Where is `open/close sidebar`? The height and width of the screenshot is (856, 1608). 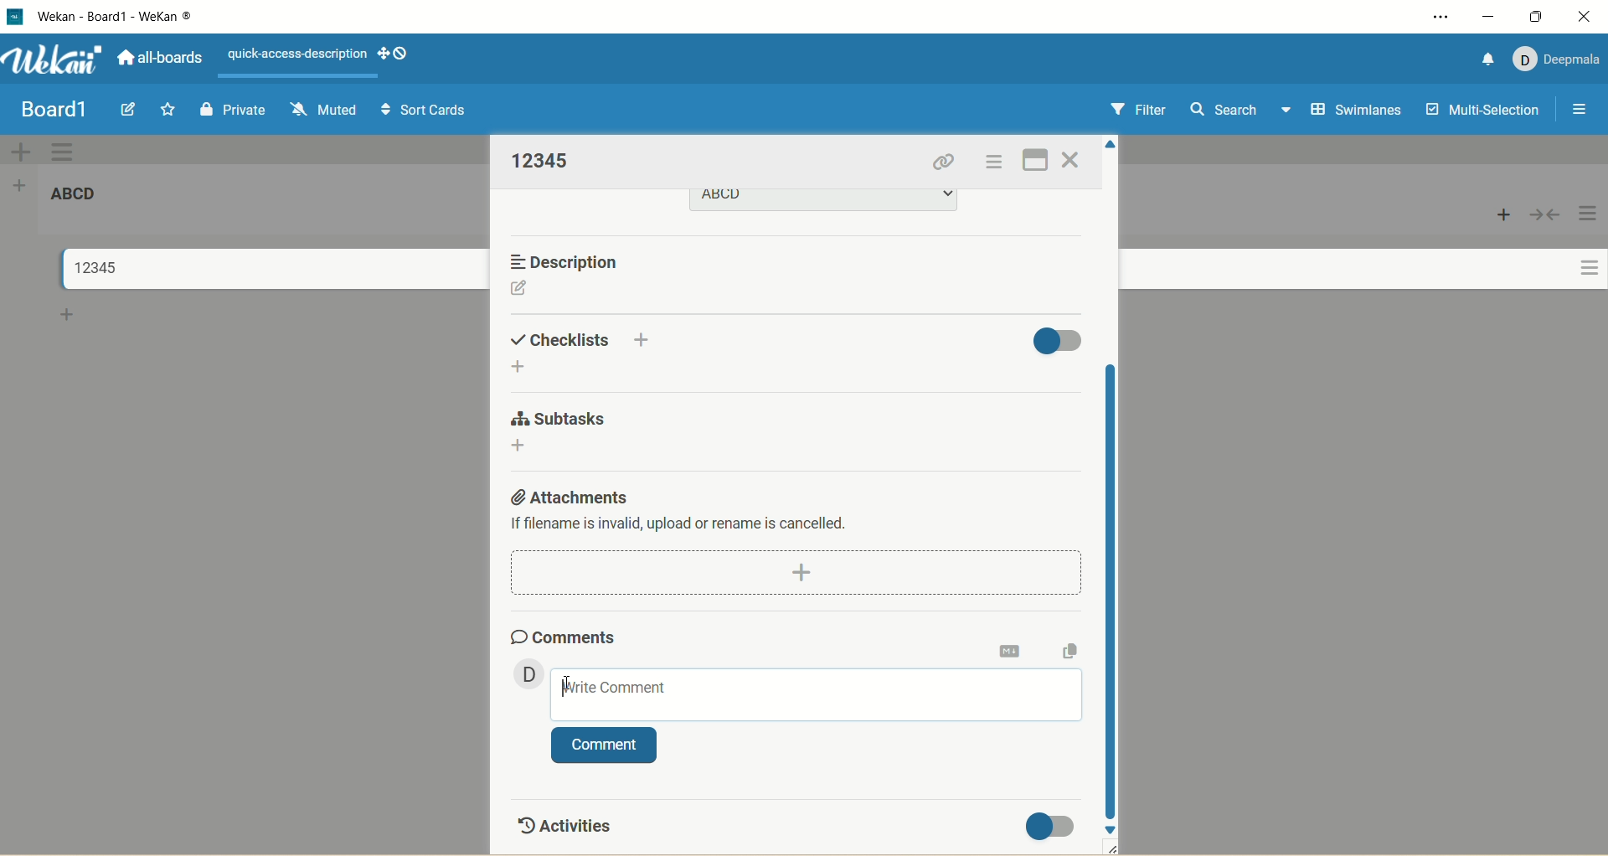 open/close sidebar is located at coordinates (1577, 111).